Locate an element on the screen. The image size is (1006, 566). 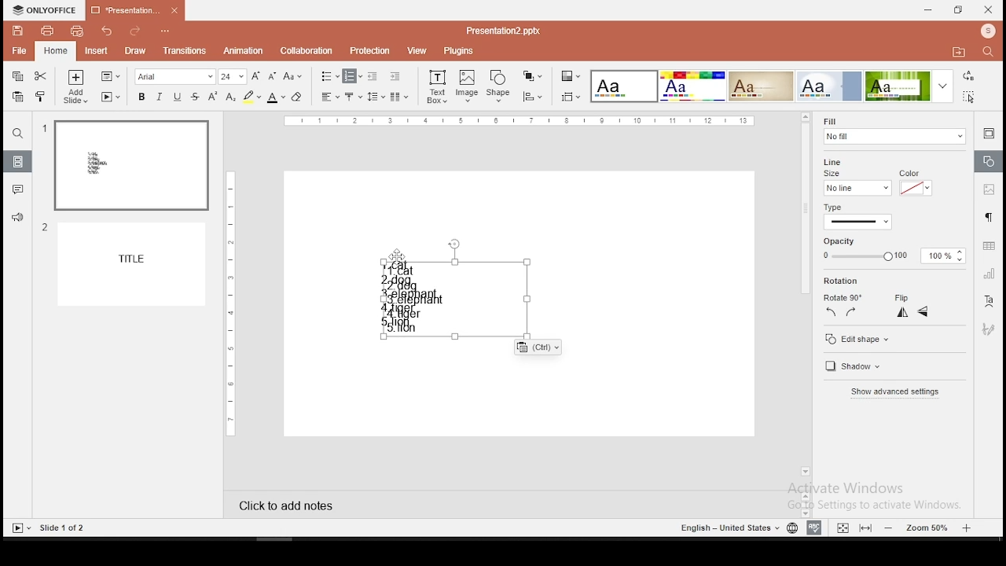
increase font size is located at coordinates (255, 75).